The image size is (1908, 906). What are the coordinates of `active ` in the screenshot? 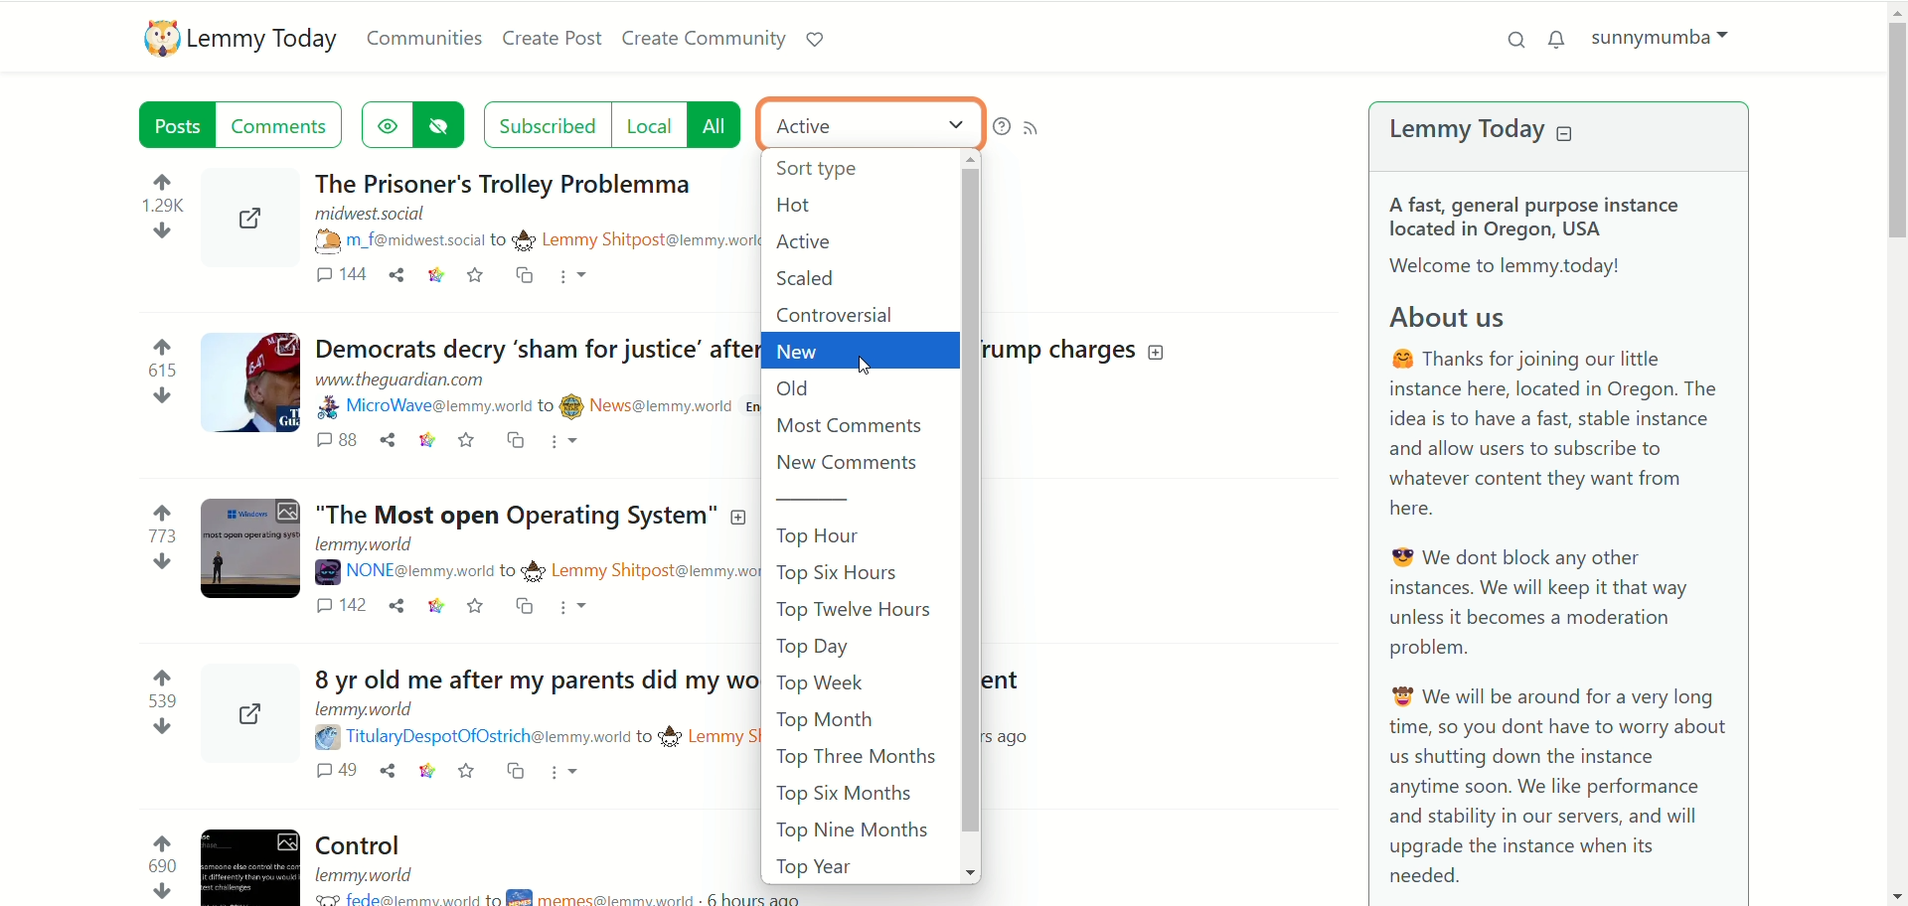 It's located at (804, 239).